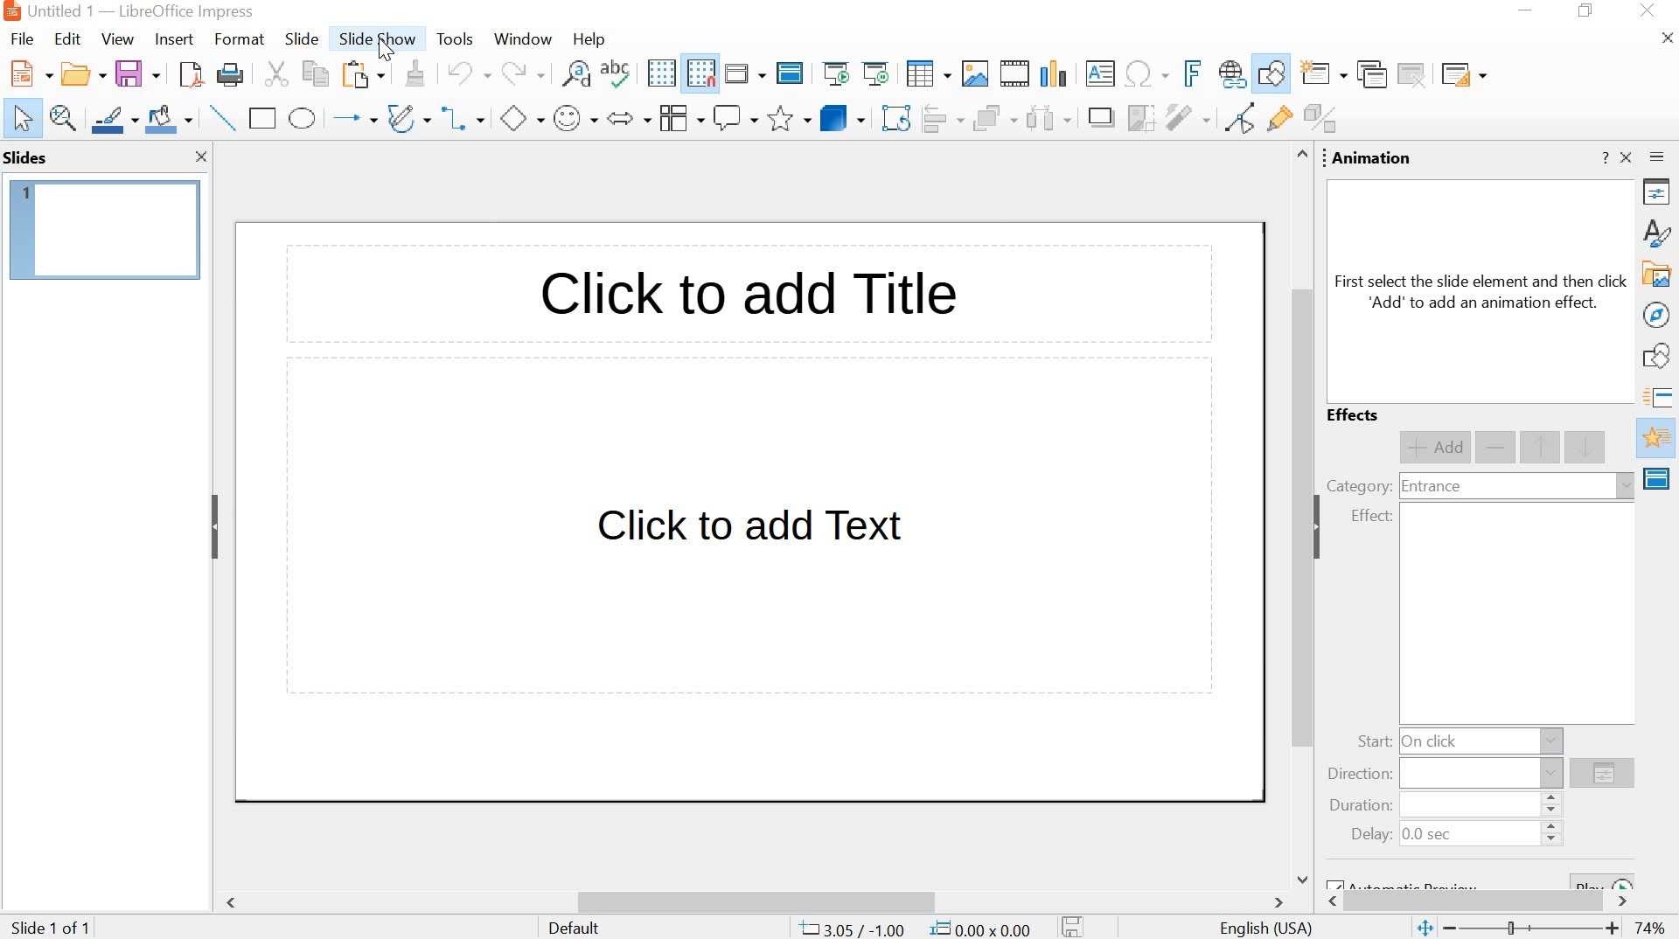 The width and height of the screenshot is (1679, 939). Describe the element at coordinates (575, 120) in the screenshot. I see `symbol shapes` at that location.